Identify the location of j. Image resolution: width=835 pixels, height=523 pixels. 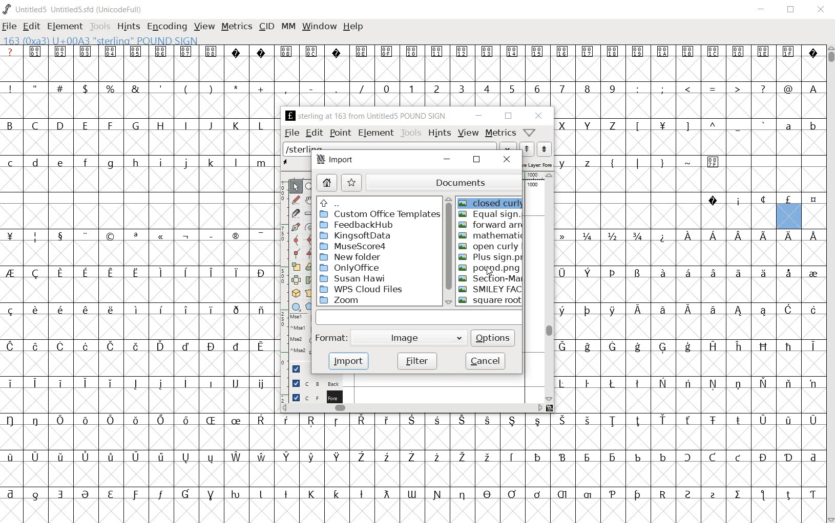
(186, 164).